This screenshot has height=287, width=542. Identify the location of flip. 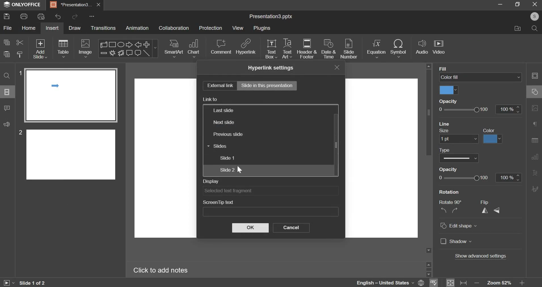
(484, 202).